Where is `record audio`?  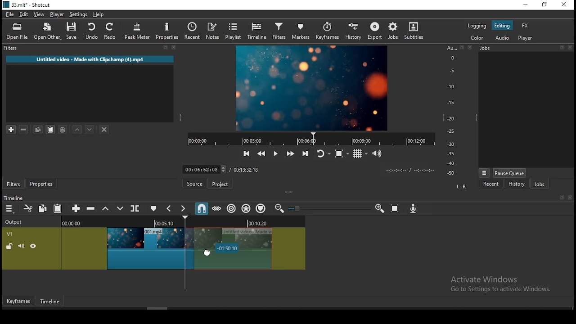 record audio is located at coordinates (414, 210).